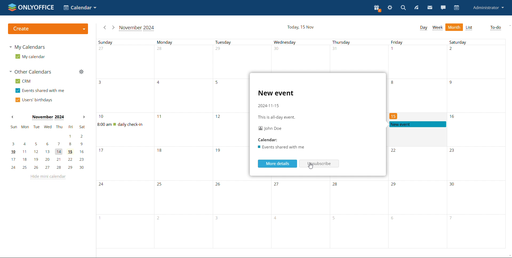 The width and height of the screenshot is (512, 258). Describe the element at coordinates (102, 83) in the screenshot. I see `Number` at that location.